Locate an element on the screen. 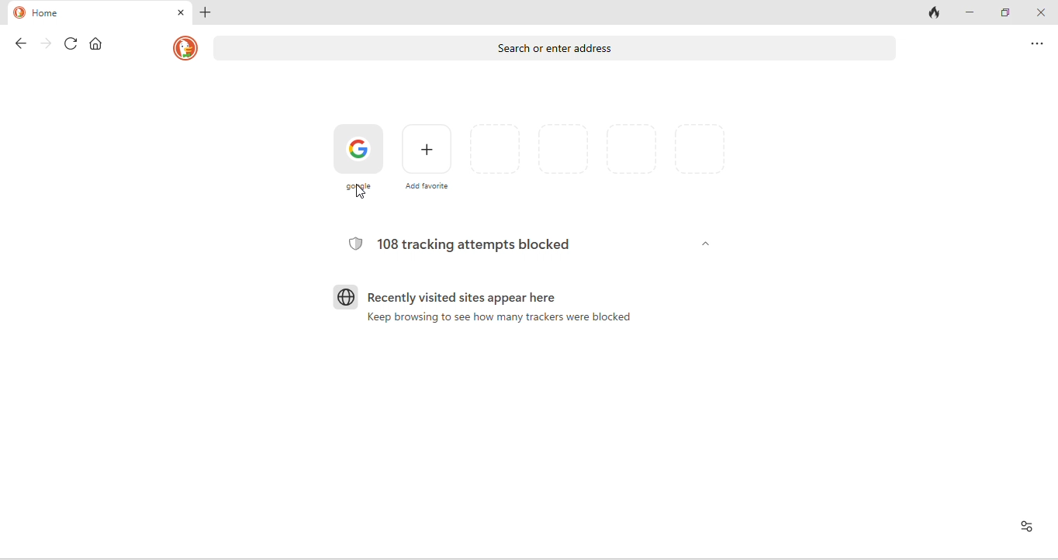  globe icon is located at coordinates (346, 298).